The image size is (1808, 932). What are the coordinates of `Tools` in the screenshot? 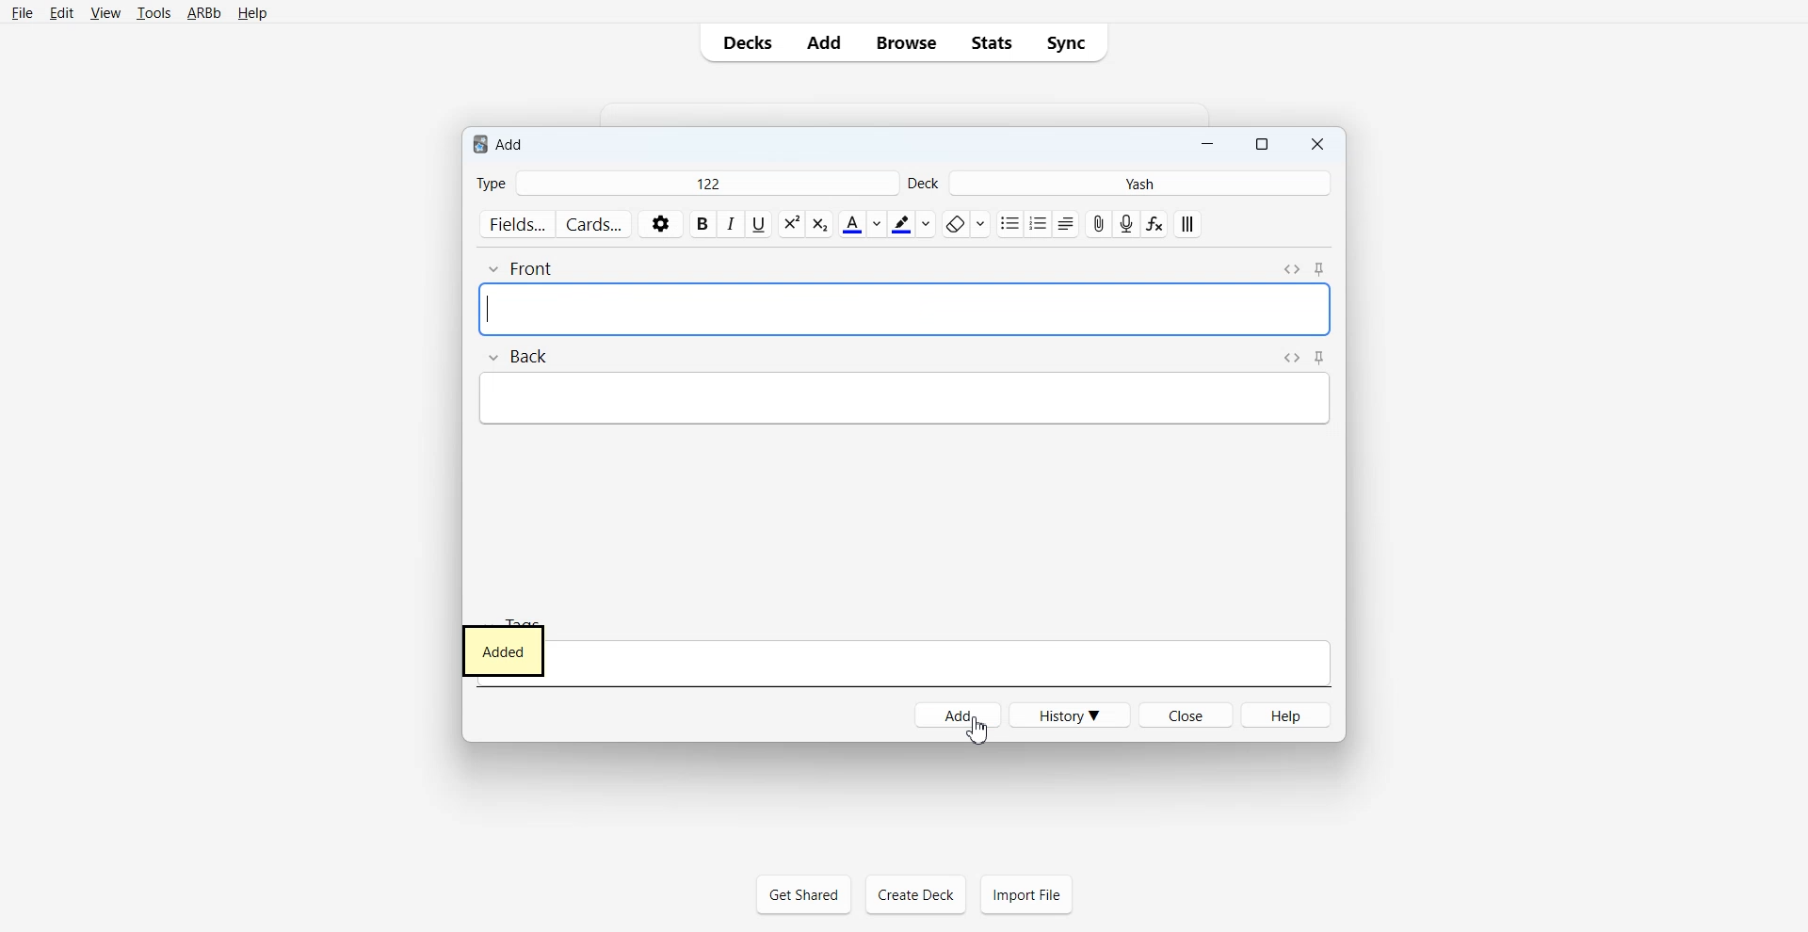 It's located at (151, 12).